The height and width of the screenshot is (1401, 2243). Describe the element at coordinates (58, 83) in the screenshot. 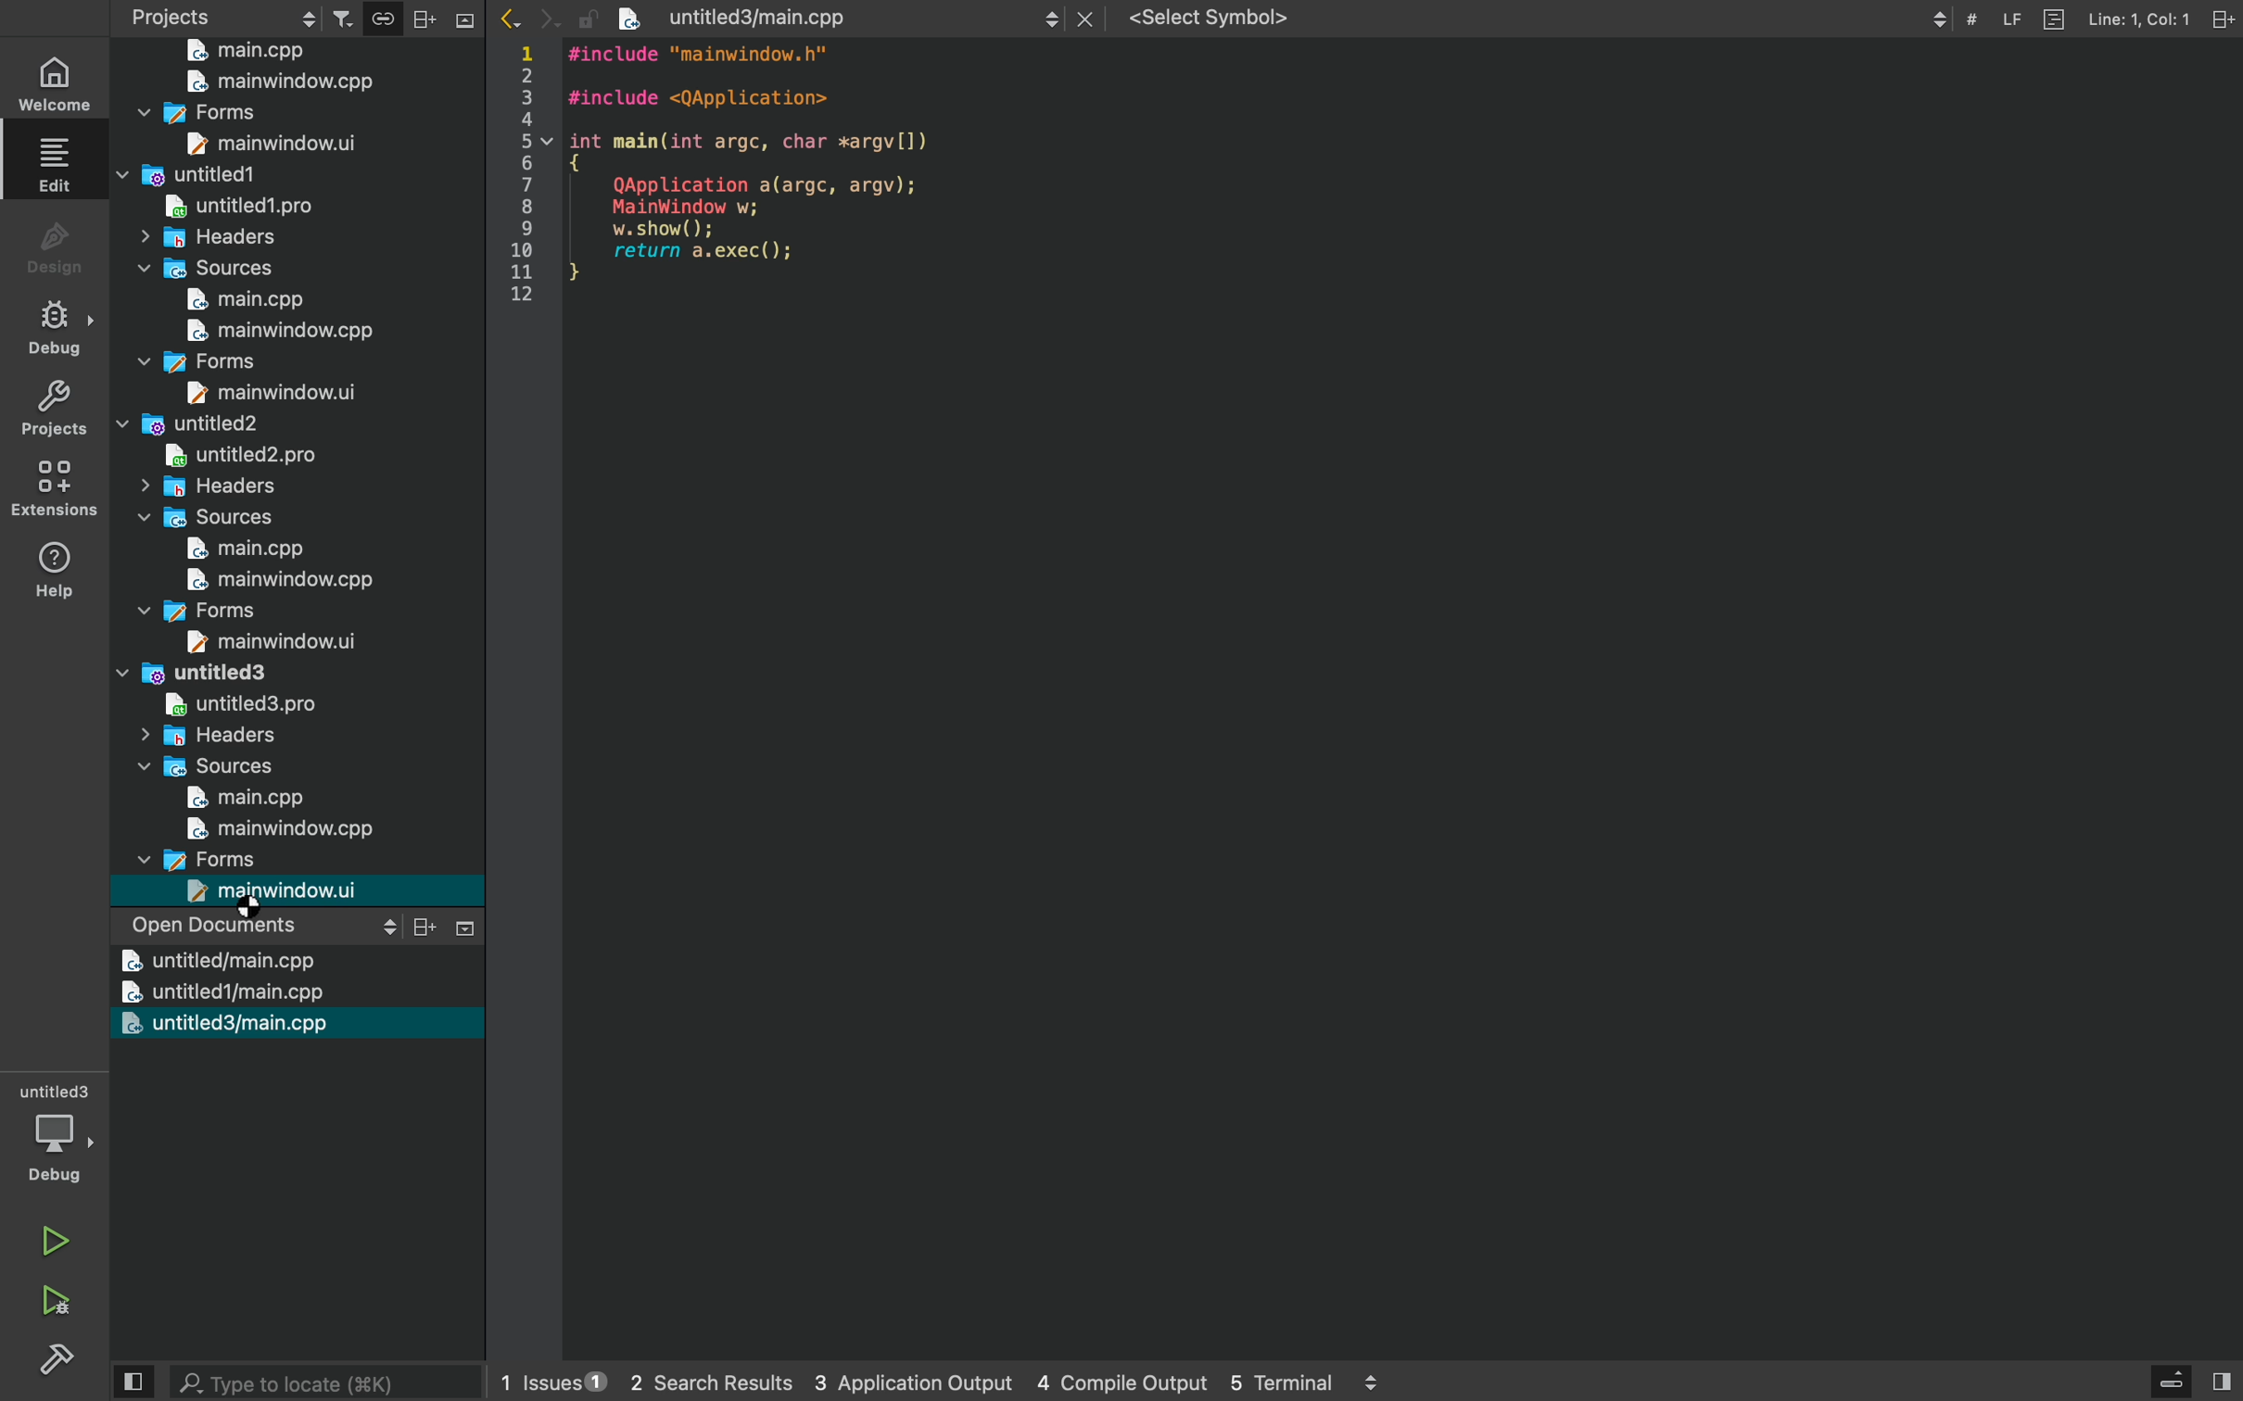

I see `home` at that location.